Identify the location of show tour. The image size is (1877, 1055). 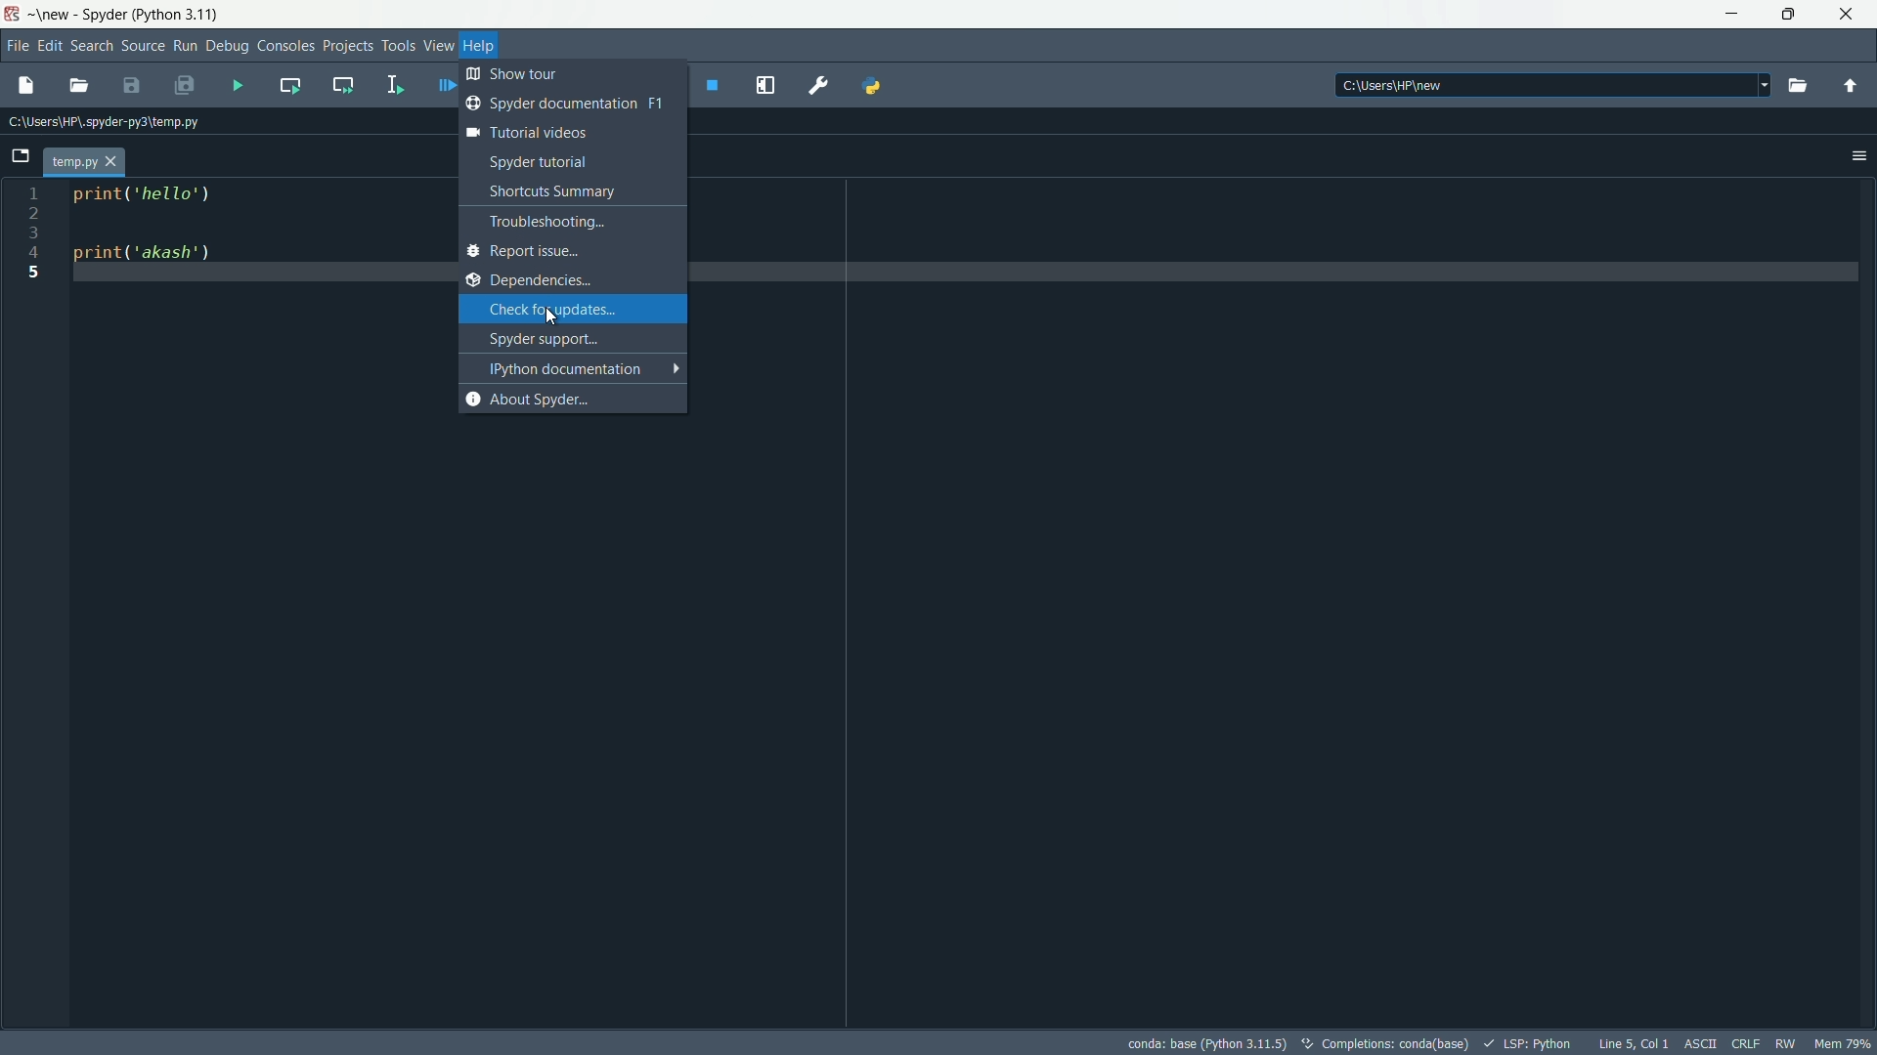
(567, 75).